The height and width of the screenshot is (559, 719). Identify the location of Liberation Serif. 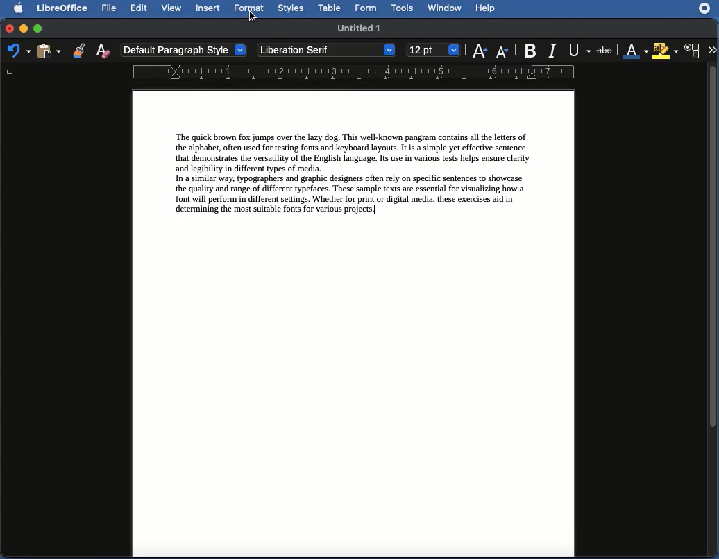
(326, 51).